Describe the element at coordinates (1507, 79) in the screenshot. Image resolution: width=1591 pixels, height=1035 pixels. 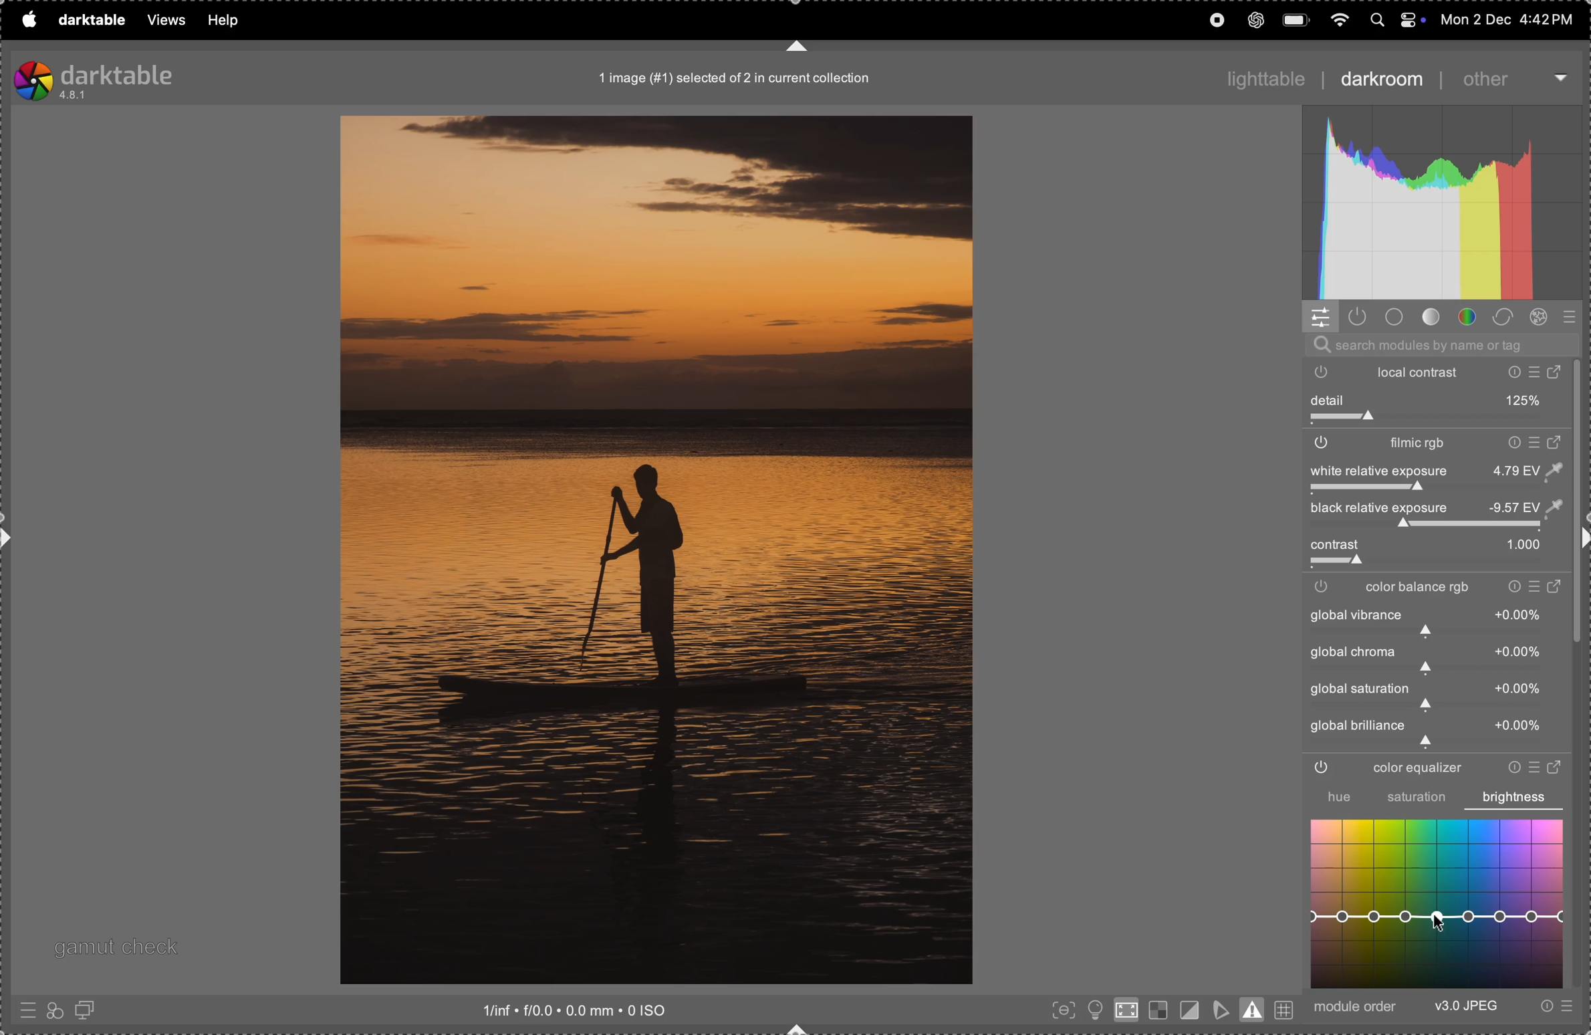
I see `other` at that location.